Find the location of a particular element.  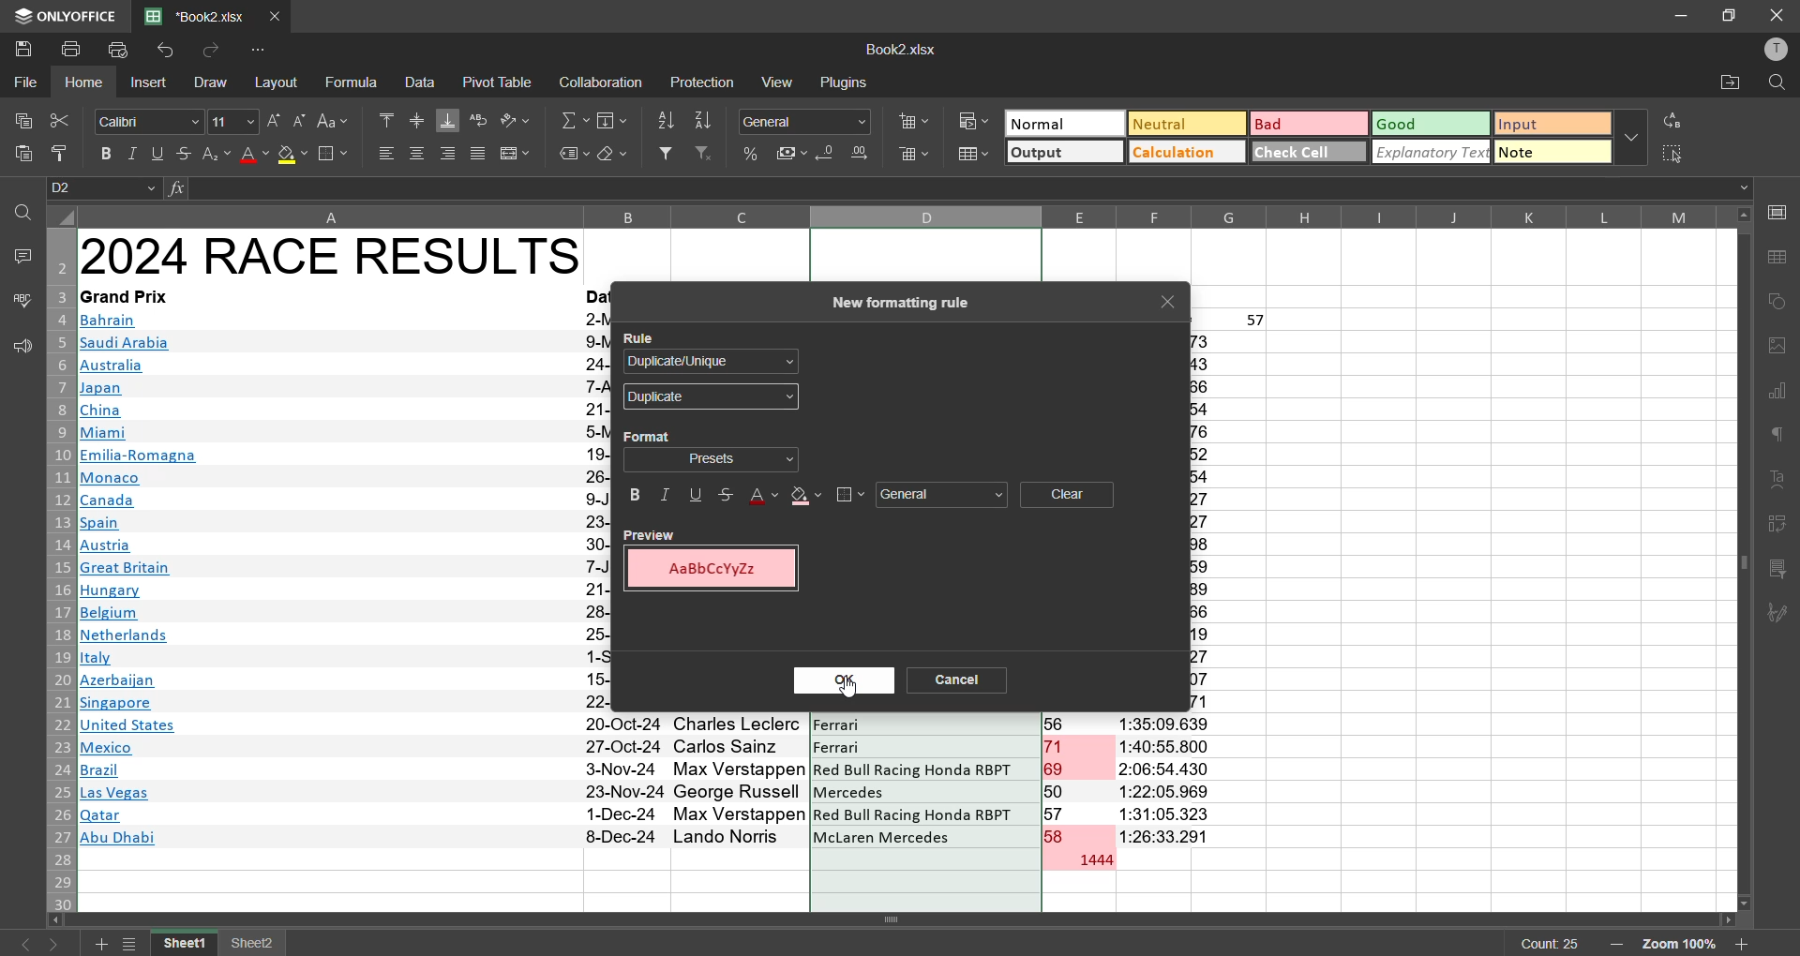

format as table is located at coordinates (975, 156).